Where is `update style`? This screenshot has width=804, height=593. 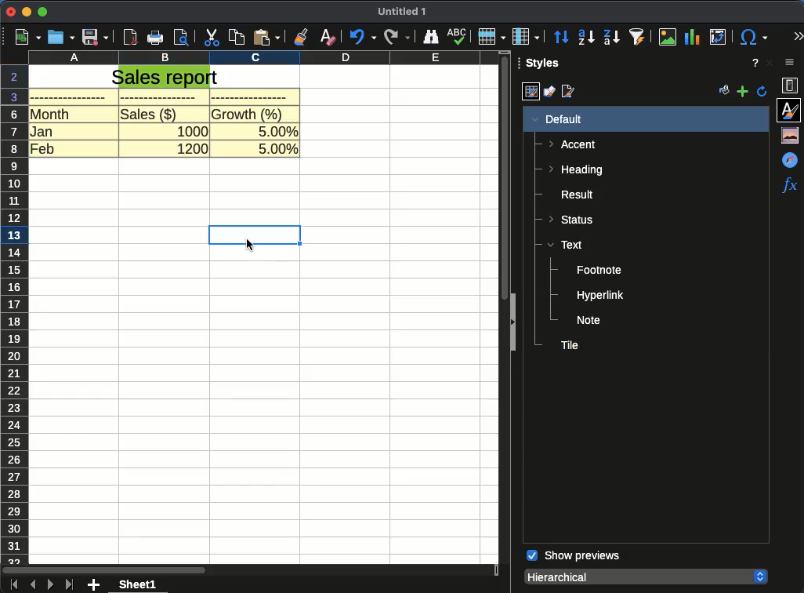 update style is located at coordinates (762, 91).